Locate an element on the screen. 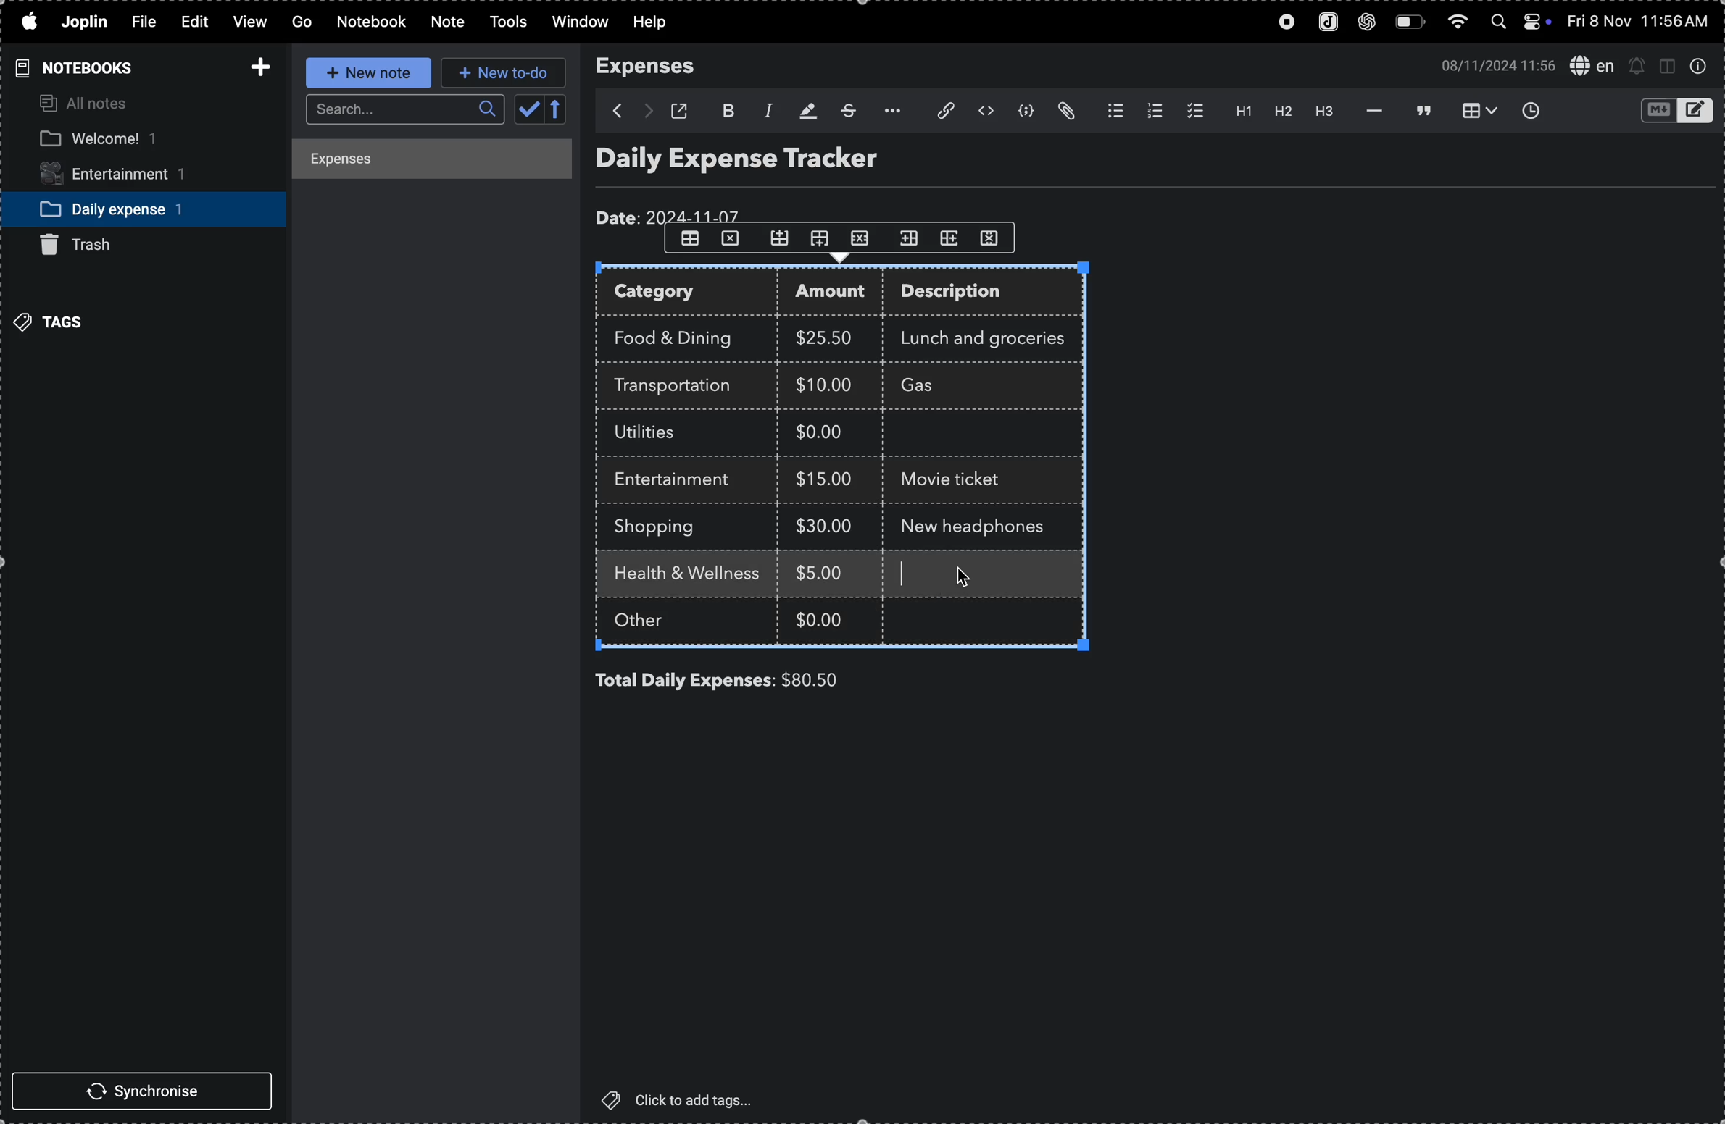 The image size is (1725, 1124). joplin is located at coordinates (1324, 23).